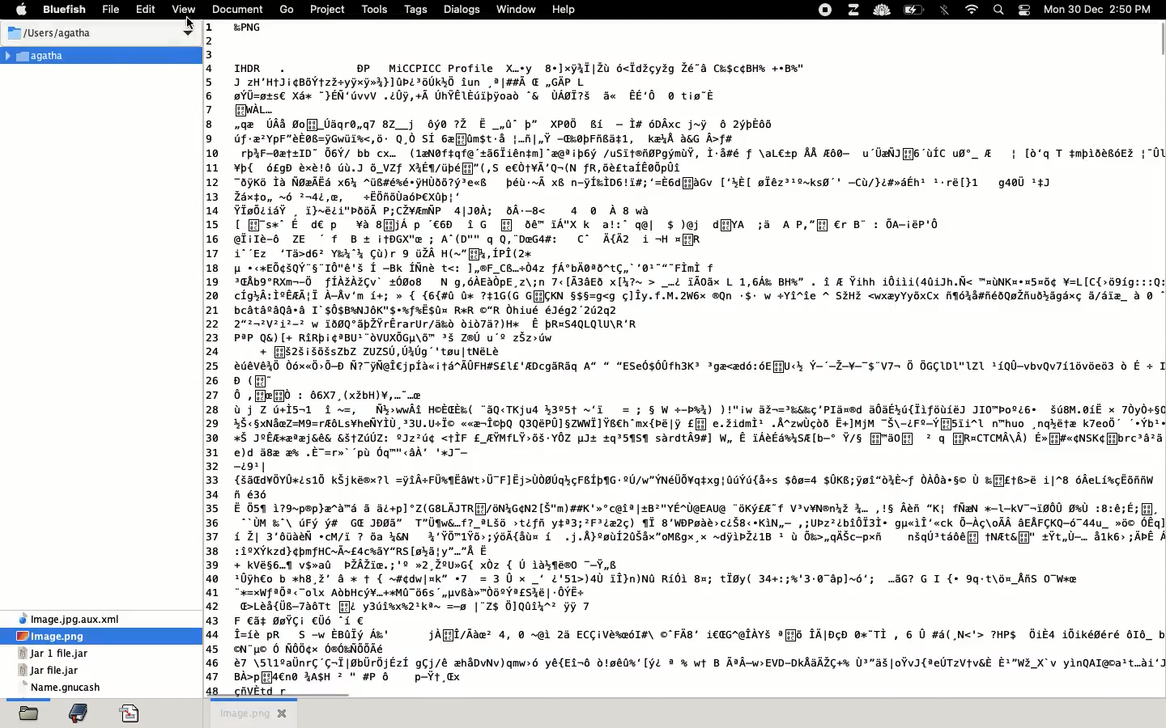 This screenshot has width=1166, height=728. Describe the element at coordinates (132, 712) in the screenshot. I see `code` at that location.